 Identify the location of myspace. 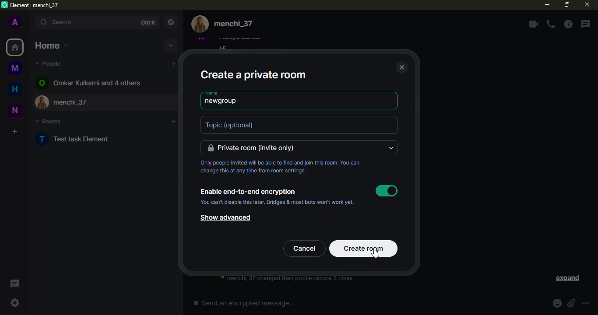
(15, 68).